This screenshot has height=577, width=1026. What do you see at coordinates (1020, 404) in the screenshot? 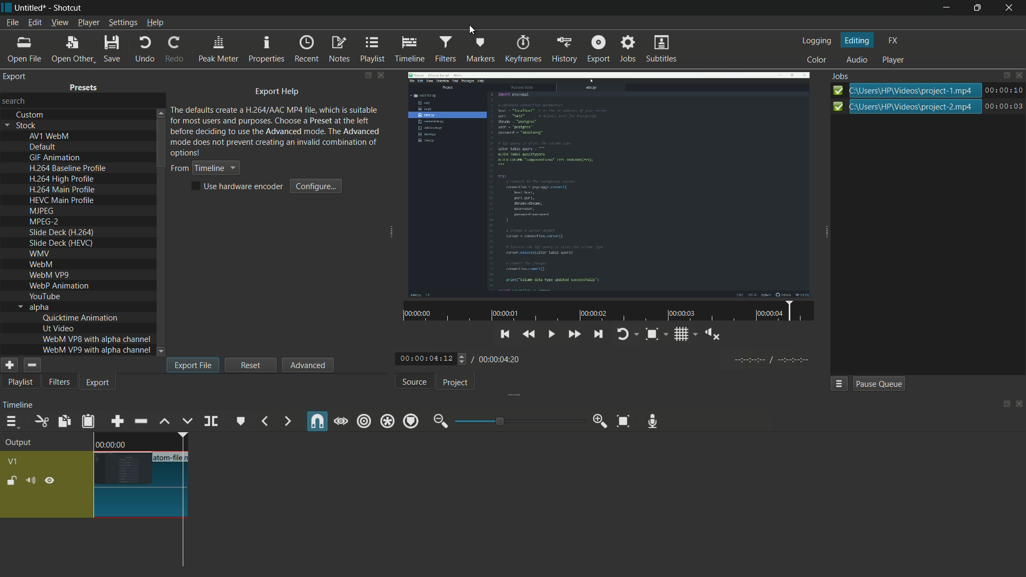
I see `close timeline` at bounding box center [1020, 404].